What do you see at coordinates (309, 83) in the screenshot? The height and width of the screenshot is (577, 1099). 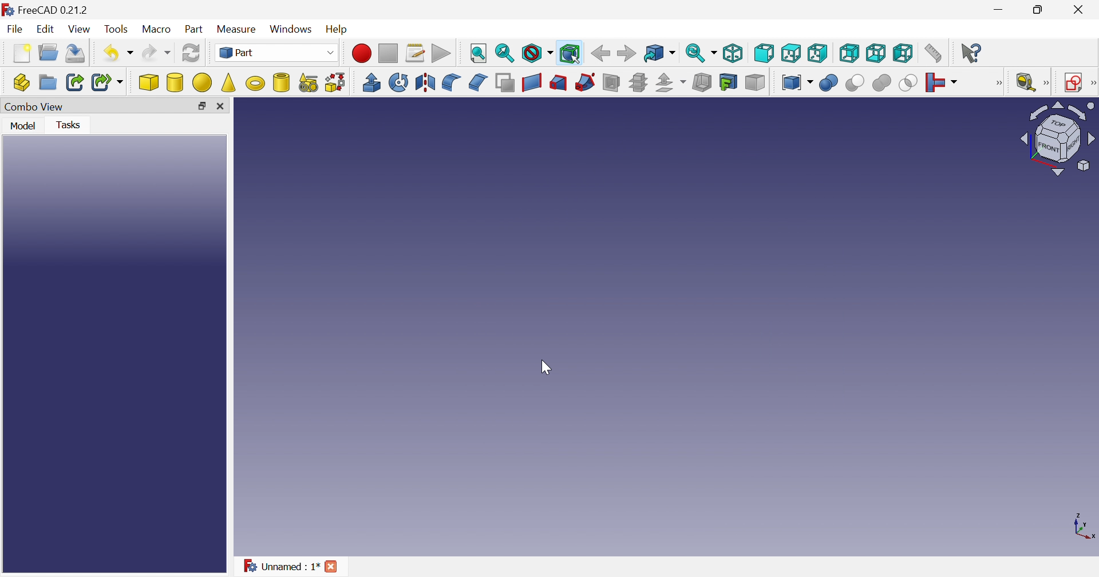 I see `Create primitives...` at bounding box center [309, 83].